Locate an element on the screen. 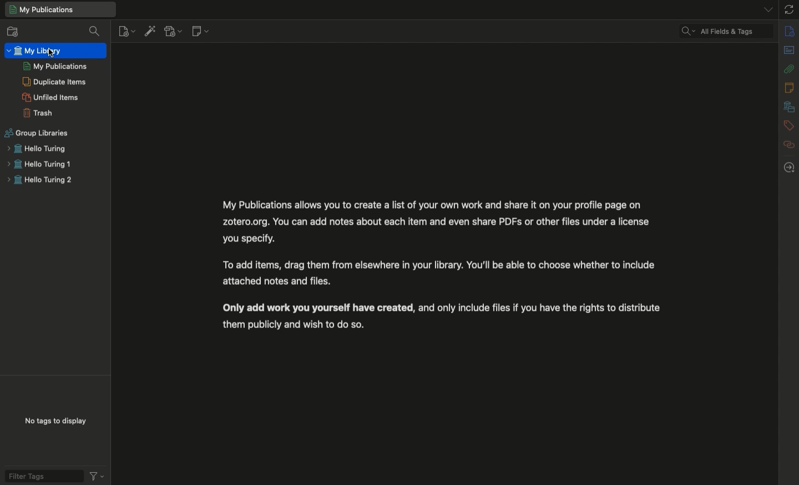 This screenshot has height=485, width=799. My library is located at coordinates (49, 50).